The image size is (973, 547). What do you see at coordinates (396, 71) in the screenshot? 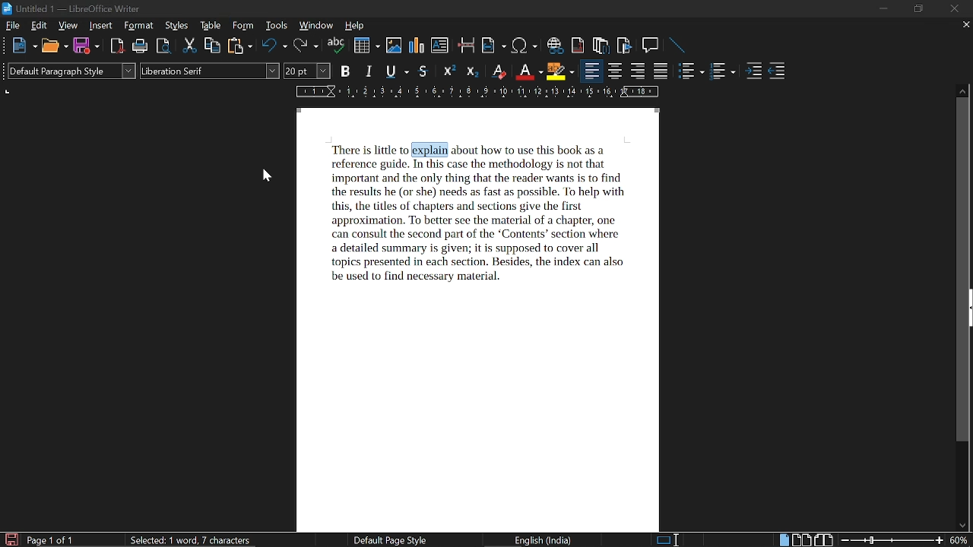
I see `underline` at bounding box center [396, 71].